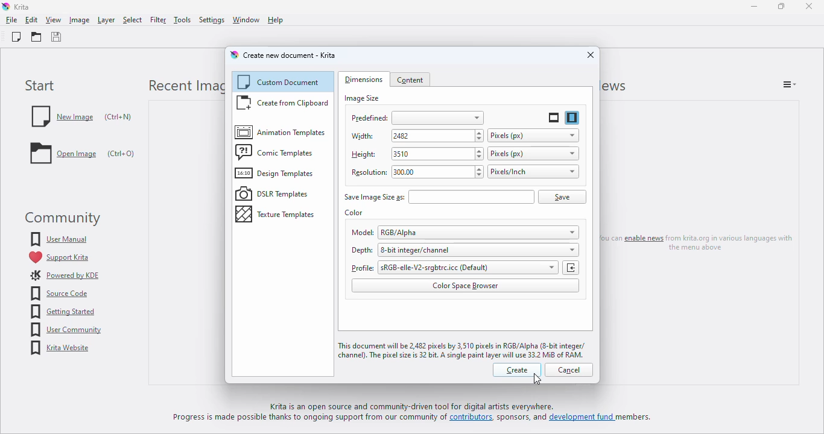 This screenshot has width=824, height=434. I want to click on New image (Ctrl+N), so click(82, 116).